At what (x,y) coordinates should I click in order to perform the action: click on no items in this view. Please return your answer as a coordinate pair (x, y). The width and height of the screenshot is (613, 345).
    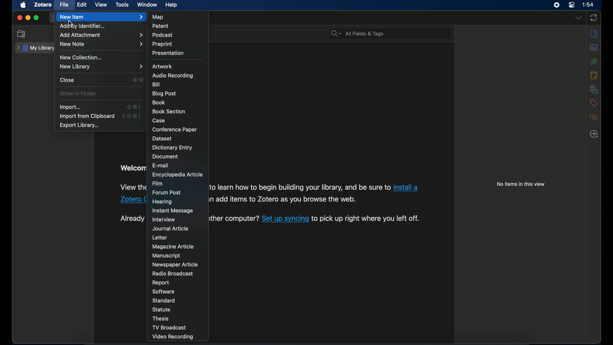
    Looking at the image, I should click on (521, 184).